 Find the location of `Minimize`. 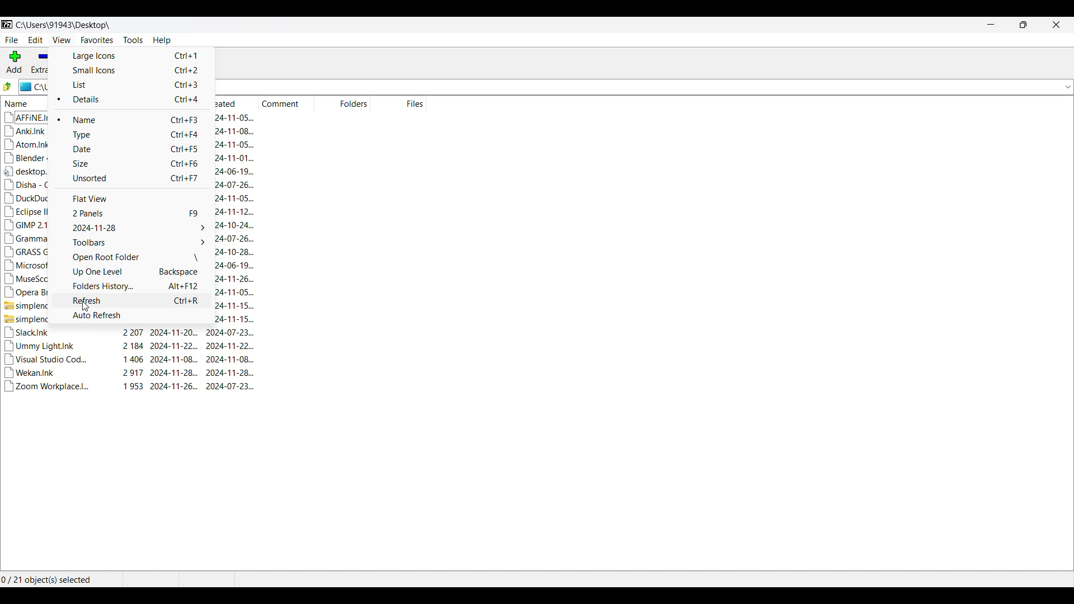

Minimize is located at coordinates (991, 25).